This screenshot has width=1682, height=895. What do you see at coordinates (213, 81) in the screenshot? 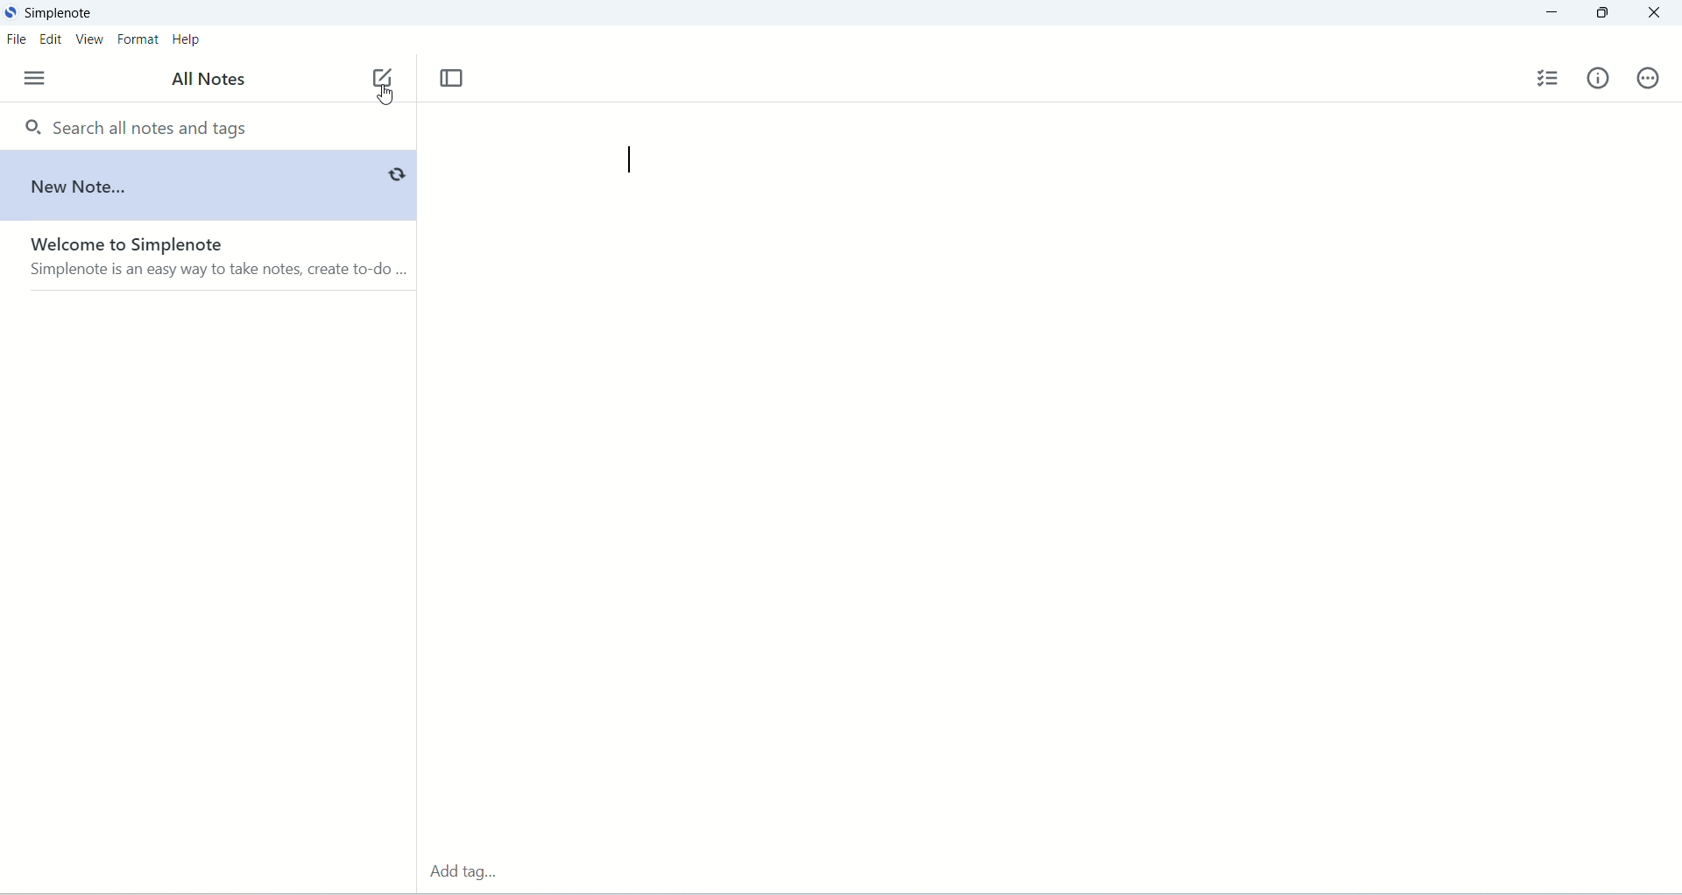
I see `all notes` at bounding box center [213, 81].